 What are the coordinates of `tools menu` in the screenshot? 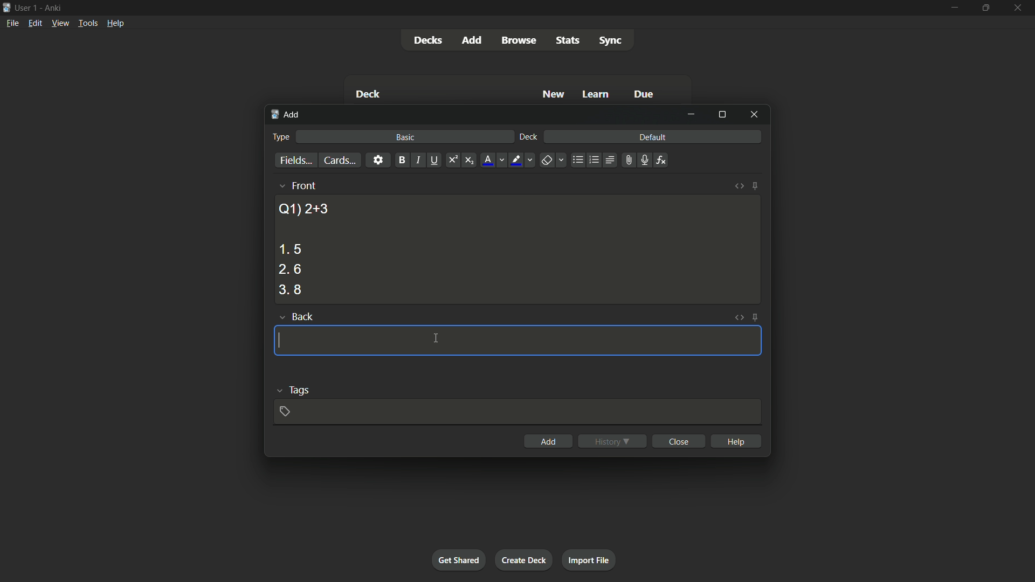 It's located at (87, 23).